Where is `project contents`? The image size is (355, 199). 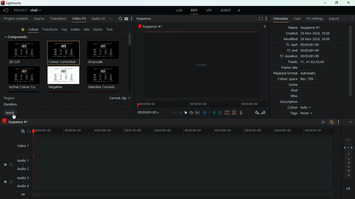 project contents is located at coordinates (16, 19).